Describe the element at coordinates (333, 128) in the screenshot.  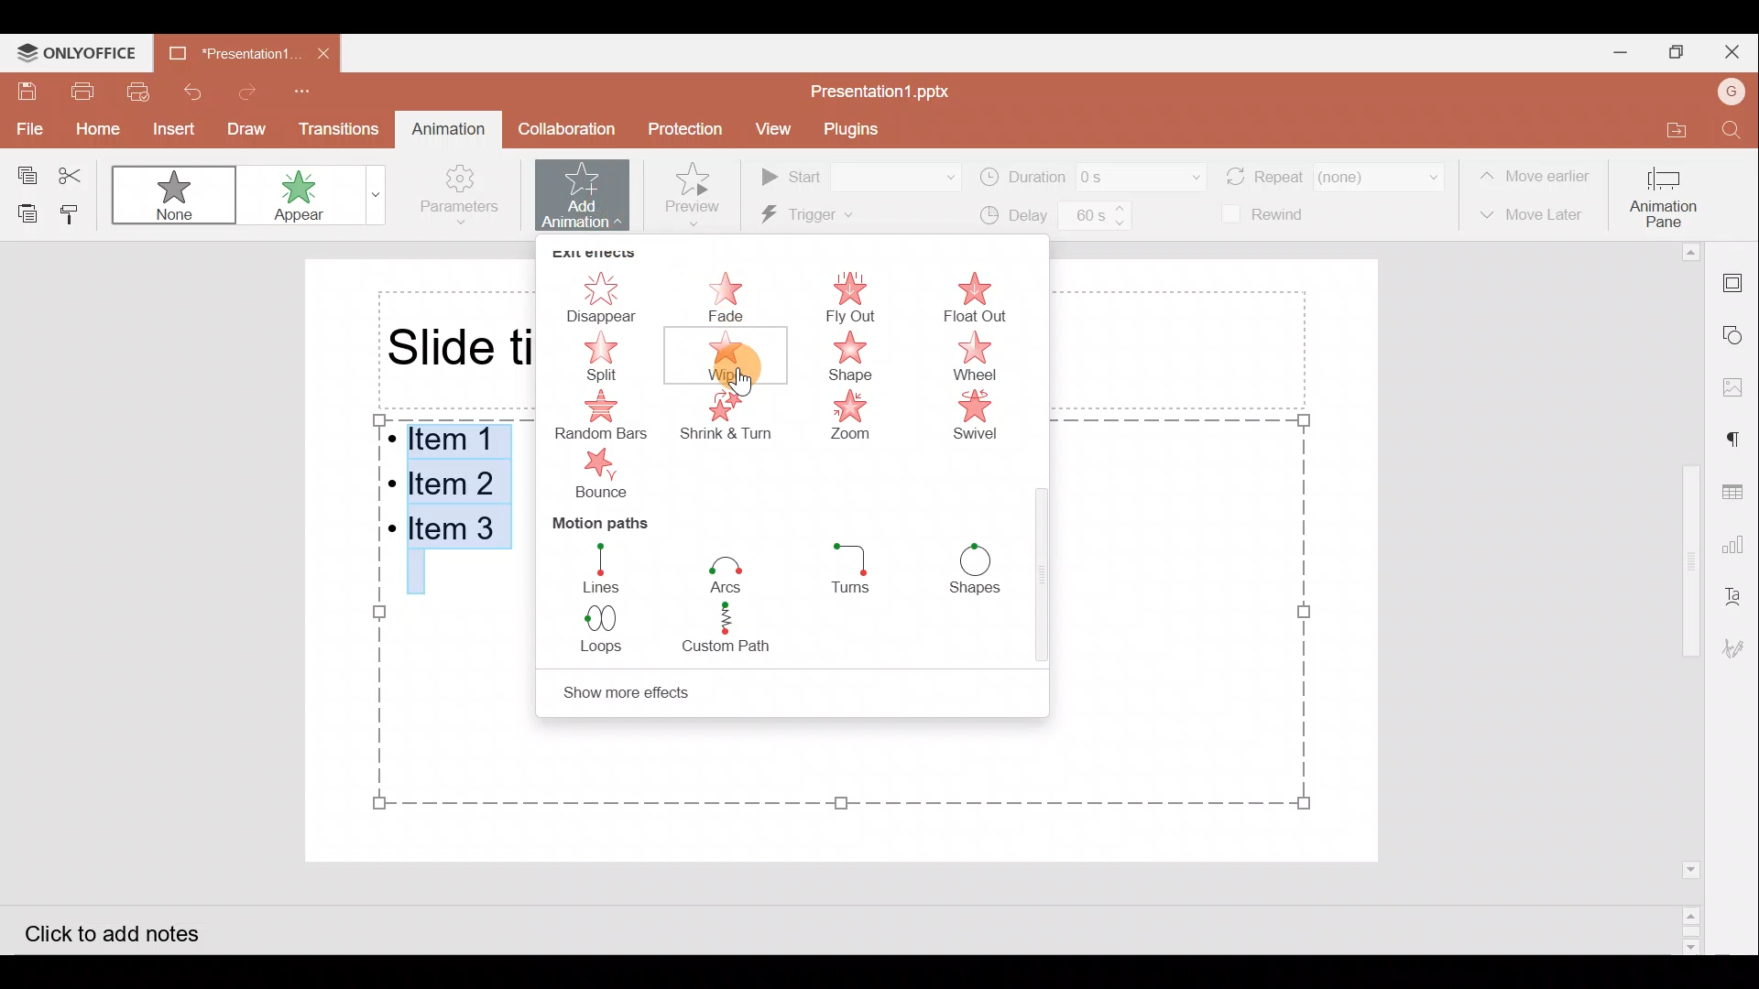
I see `Transitions` at that location.